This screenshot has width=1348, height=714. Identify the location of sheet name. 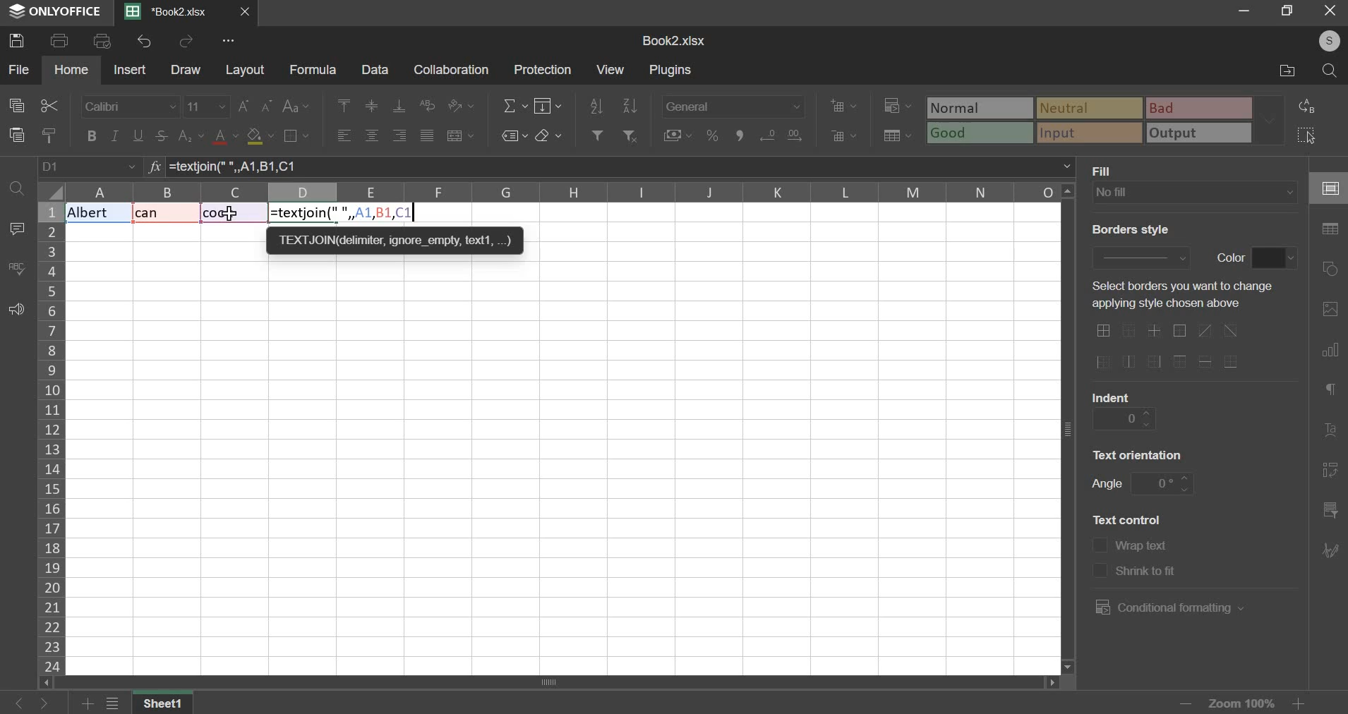
(167, 704).